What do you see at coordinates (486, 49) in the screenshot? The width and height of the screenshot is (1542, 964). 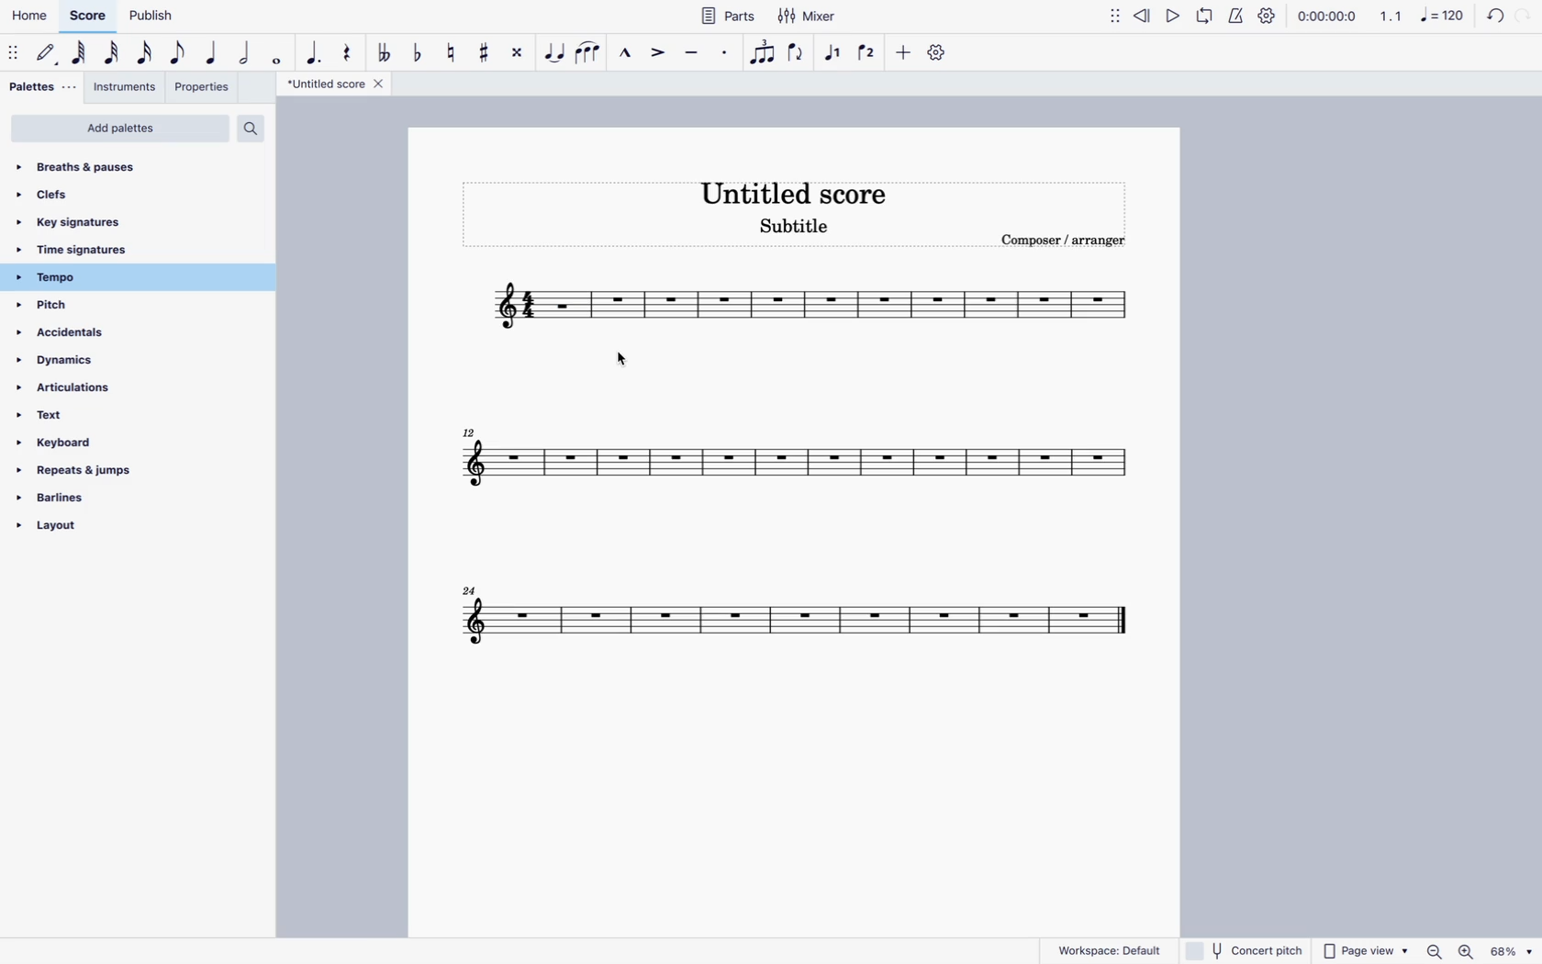 I see `toggle sharp` at bounding box center [486, 49].